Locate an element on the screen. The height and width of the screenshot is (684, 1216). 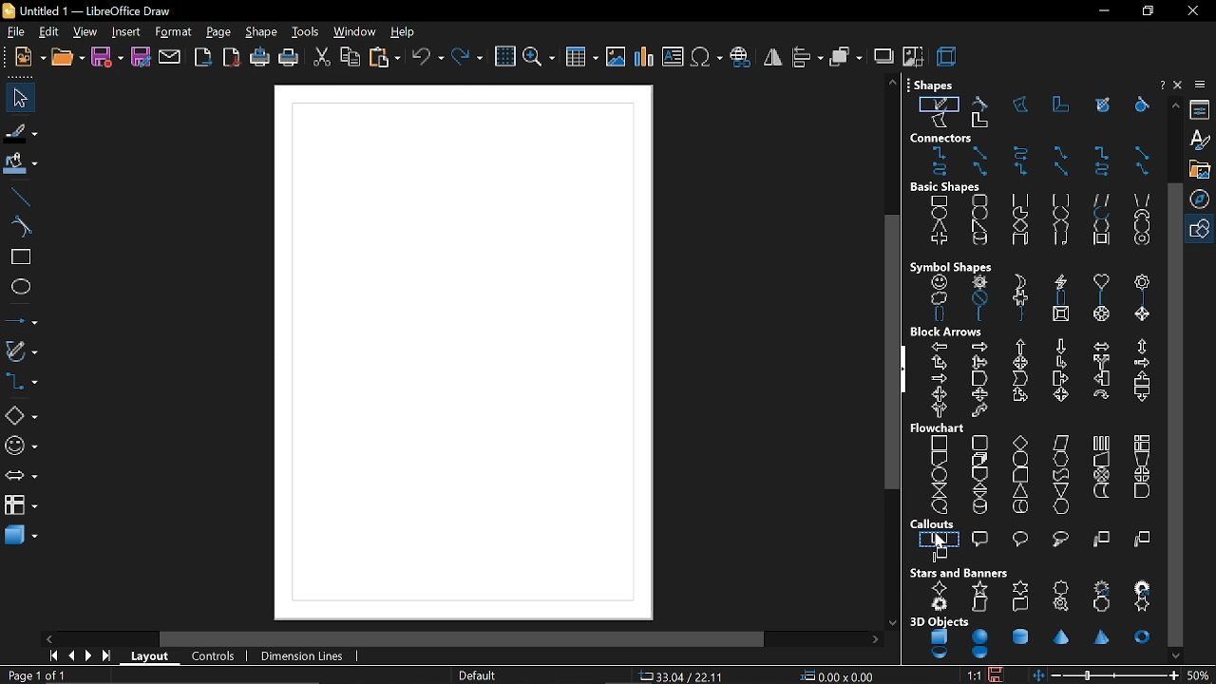
page style is located at coordinates (479, 676).